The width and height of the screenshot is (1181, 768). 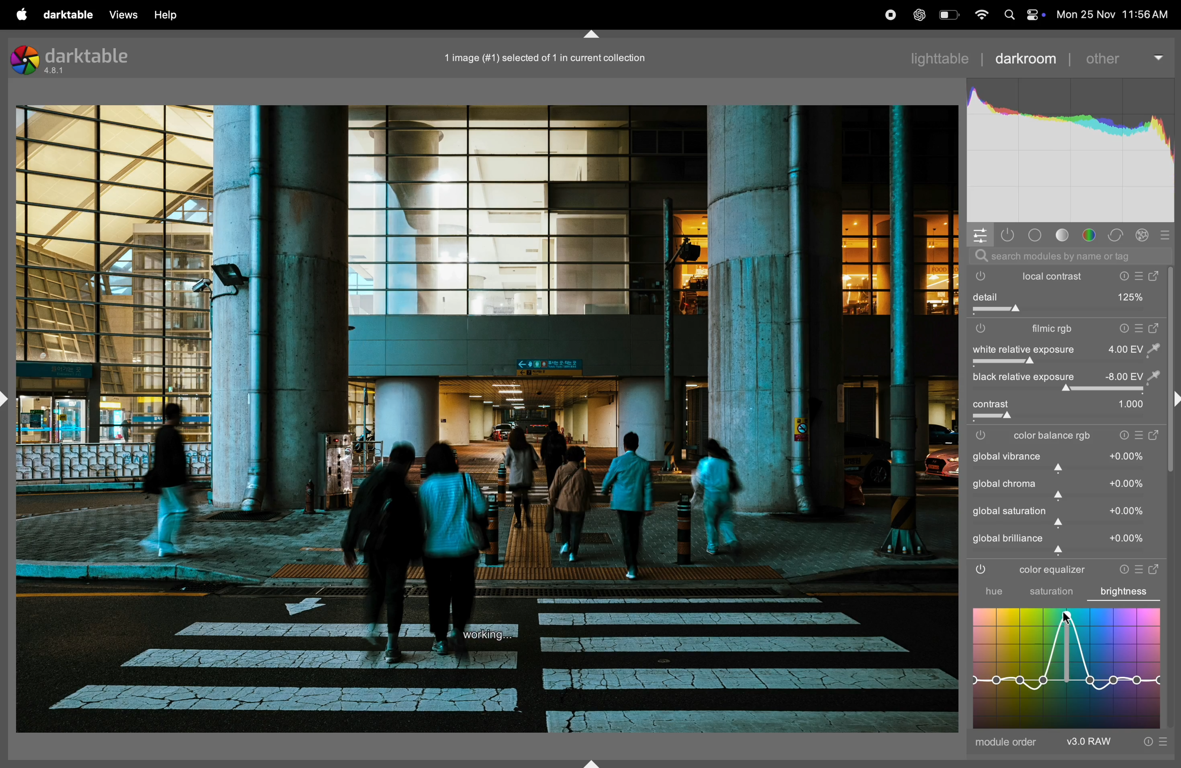 I want to click on slider, so click(x=1064, y=524).